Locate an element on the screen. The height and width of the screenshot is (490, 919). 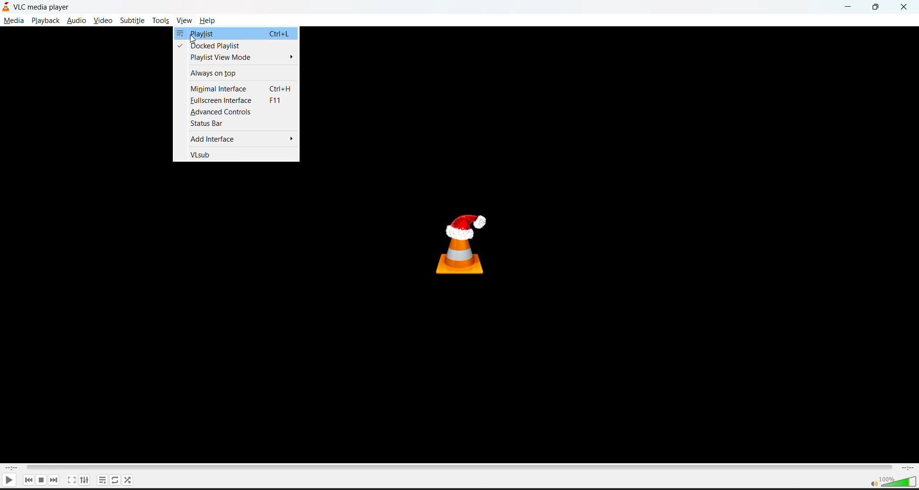
total track time is located at coordinates (908, 468).